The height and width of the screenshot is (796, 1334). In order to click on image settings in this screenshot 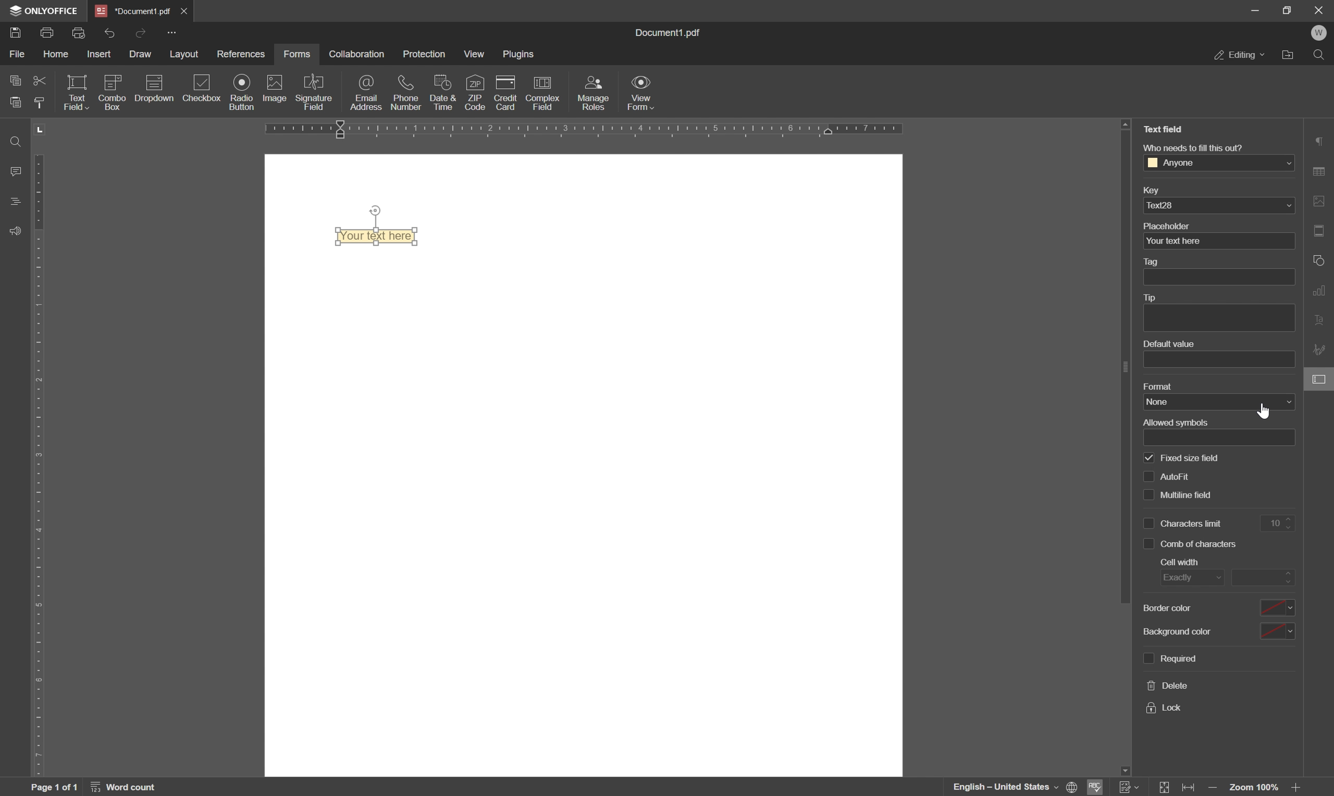, I will do `click(1322, 202)`.